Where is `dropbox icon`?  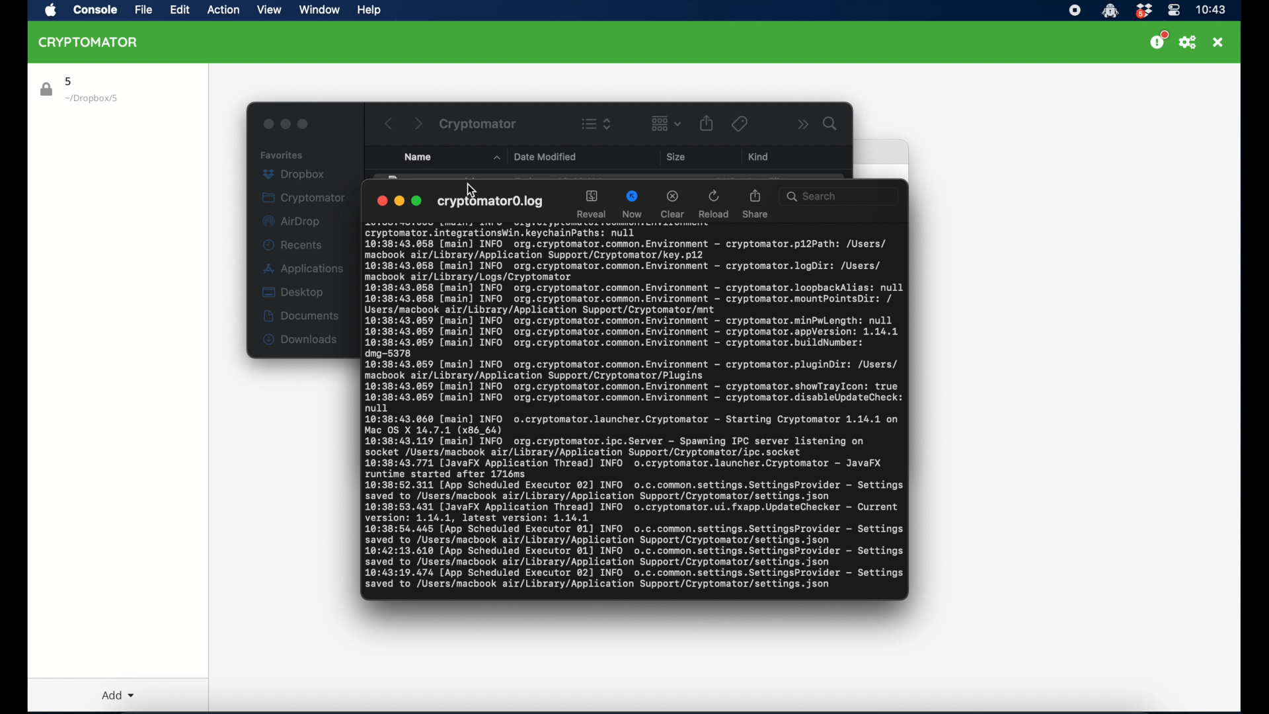 dropbox icon is located at coordinates (1143, 11).